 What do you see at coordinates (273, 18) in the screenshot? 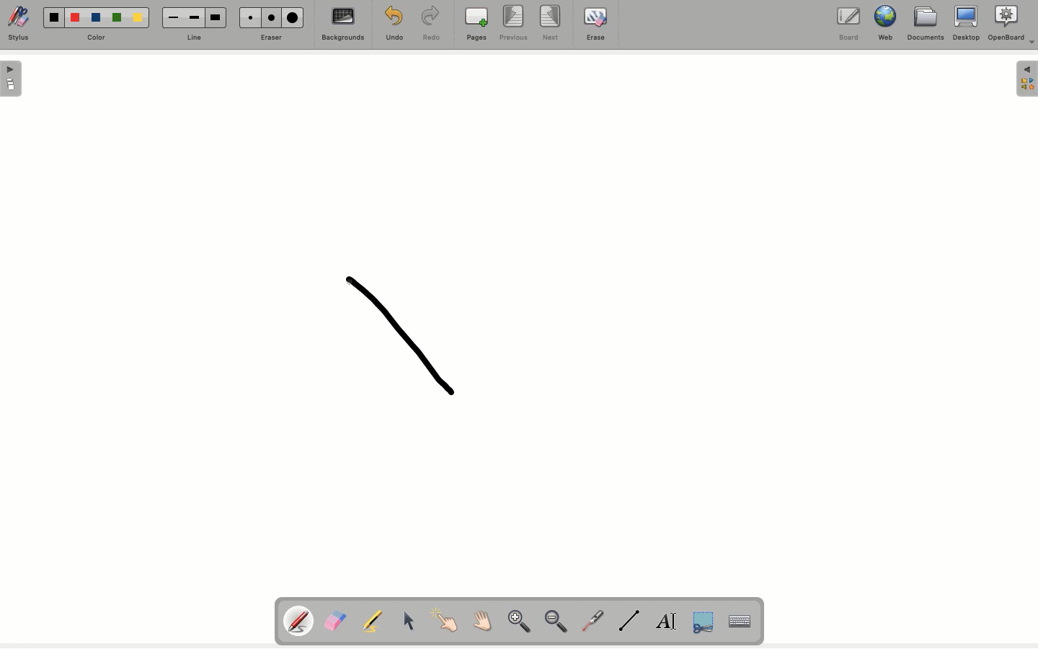
I see `Medium` at bounding box center [273, 18].